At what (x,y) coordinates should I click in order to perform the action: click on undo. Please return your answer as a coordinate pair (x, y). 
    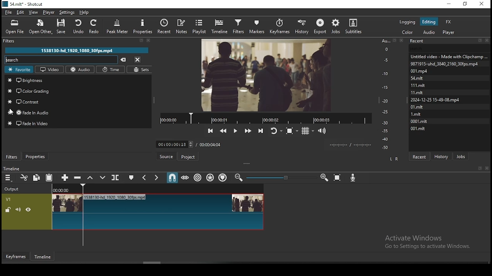
    Looking at the image, I should click on (79, 26).